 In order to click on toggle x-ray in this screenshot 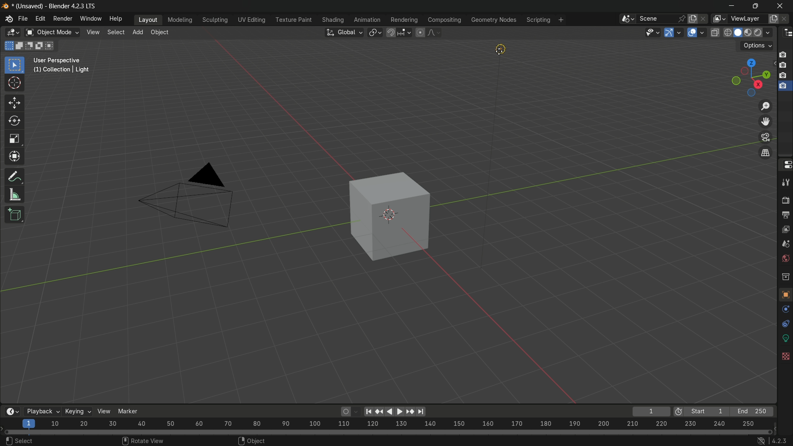, I will do `click(715, 33)`.